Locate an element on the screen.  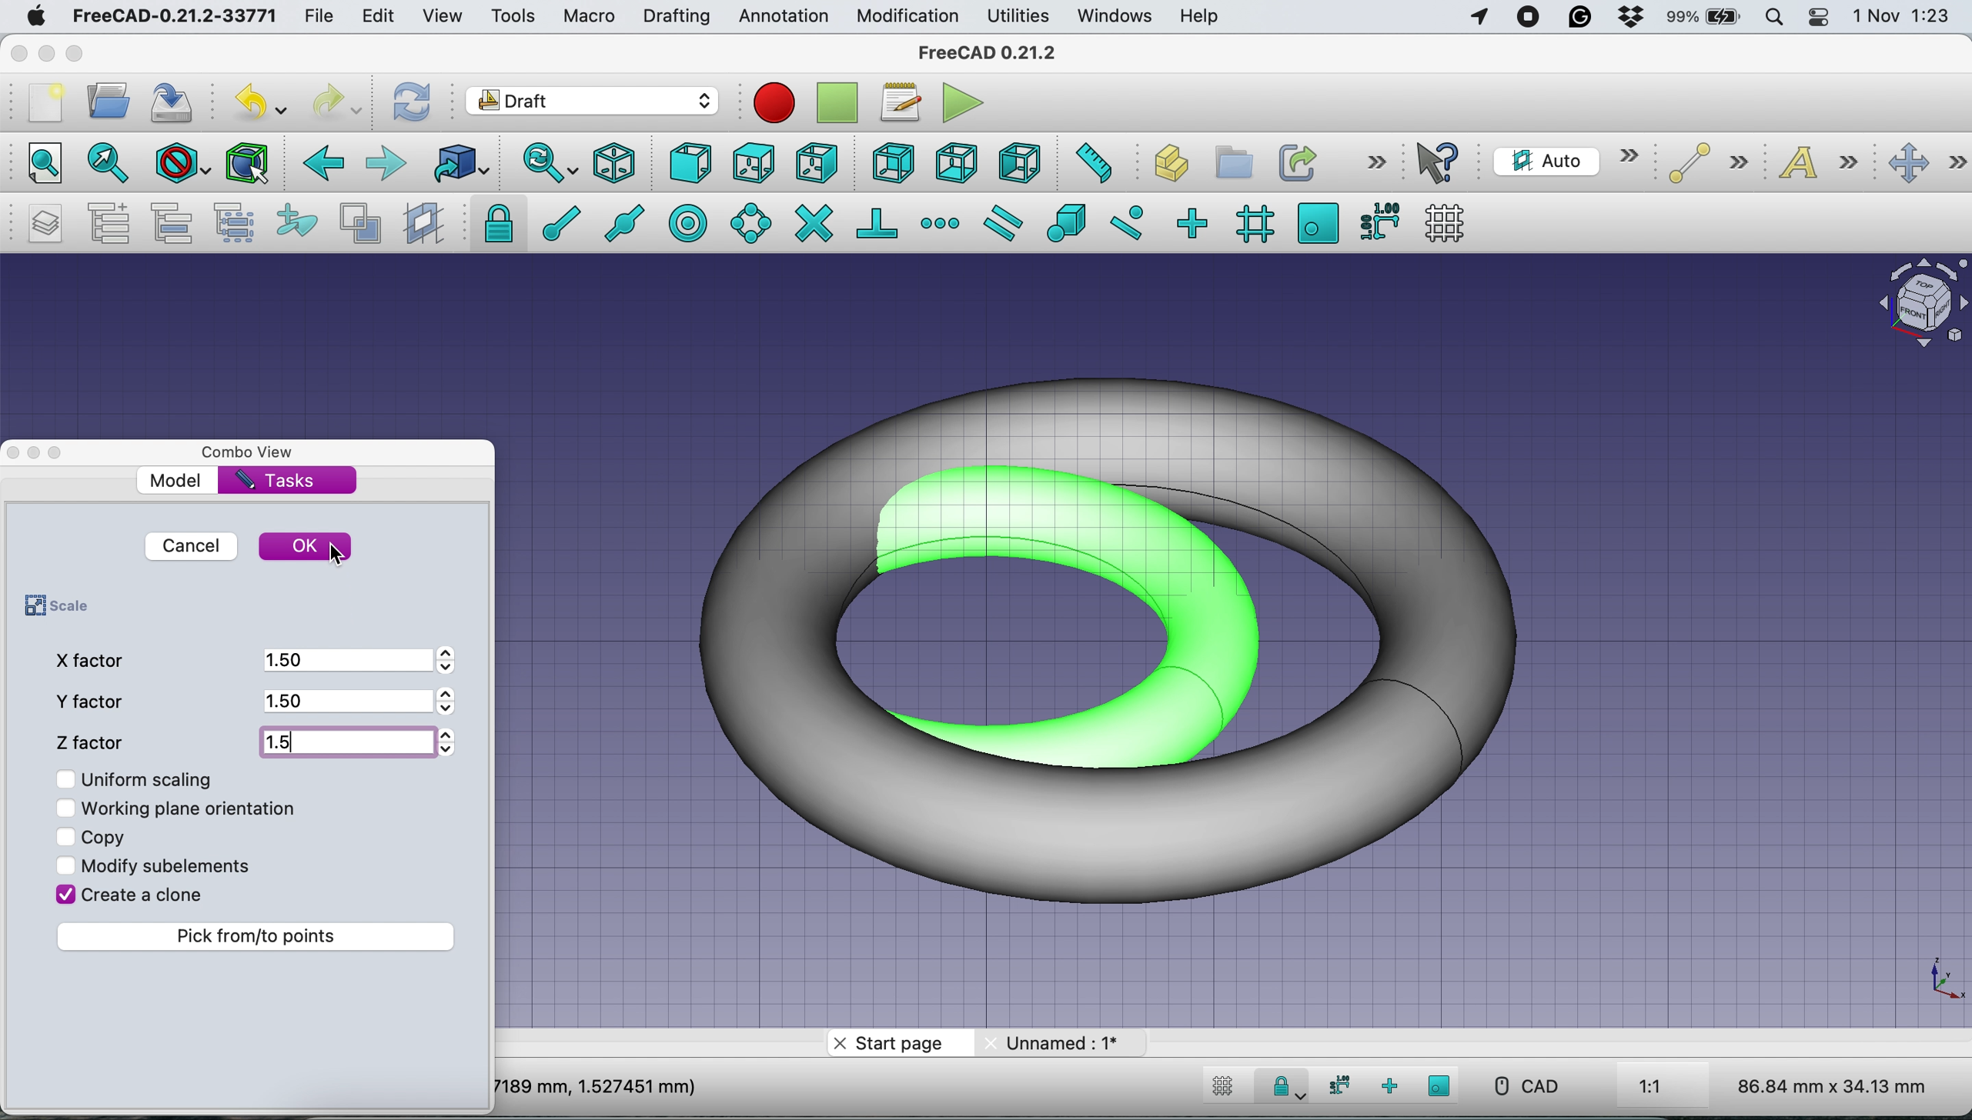
create group is located at coordinates (1229, 160).